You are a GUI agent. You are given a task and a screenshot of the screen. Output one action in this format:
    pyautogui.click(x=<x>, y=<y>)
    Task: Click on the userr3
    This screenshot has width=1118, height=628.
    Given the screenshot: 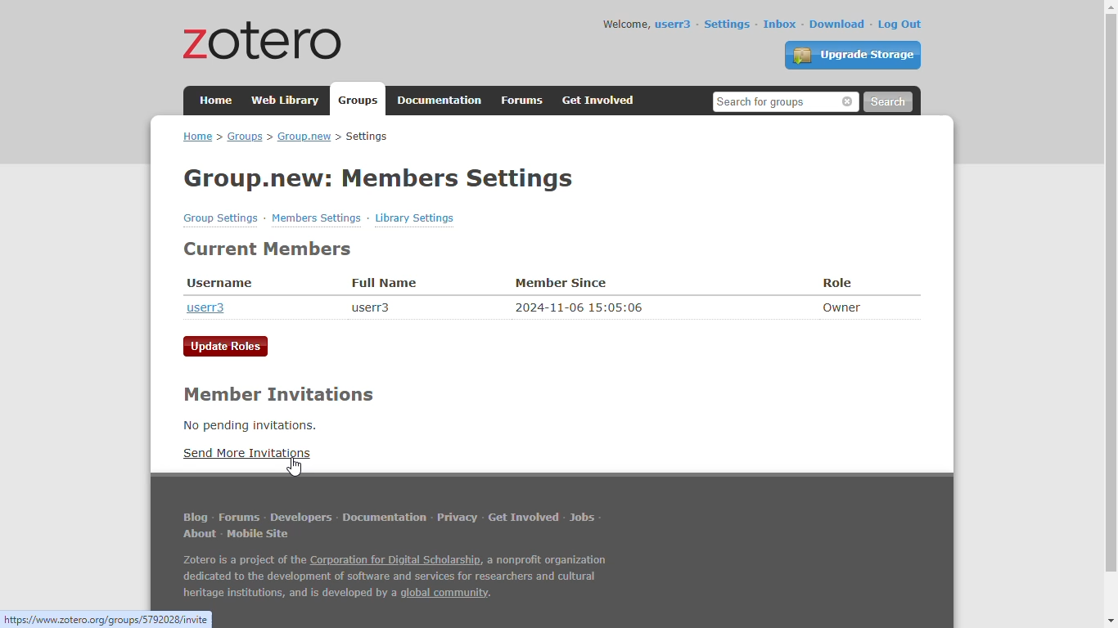 What is the action you would take?
    pyautogui.click(x=674, y=25)
    